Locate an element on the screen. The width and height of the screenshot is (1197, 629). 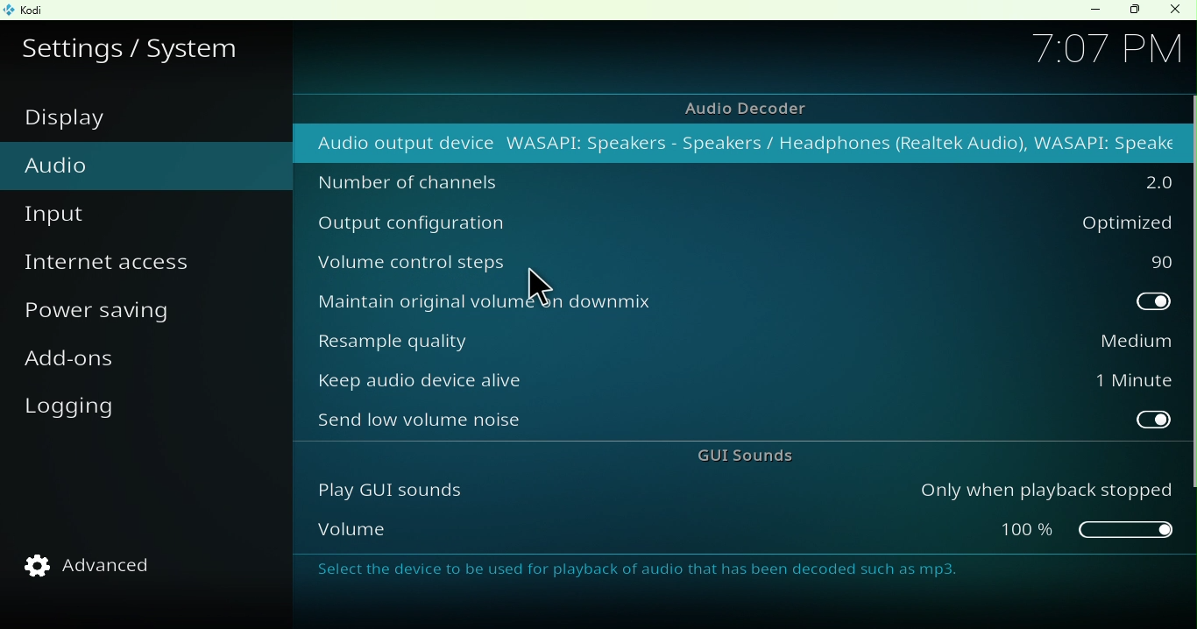
vertical scroll bar is located at coordinates (1189, 293).